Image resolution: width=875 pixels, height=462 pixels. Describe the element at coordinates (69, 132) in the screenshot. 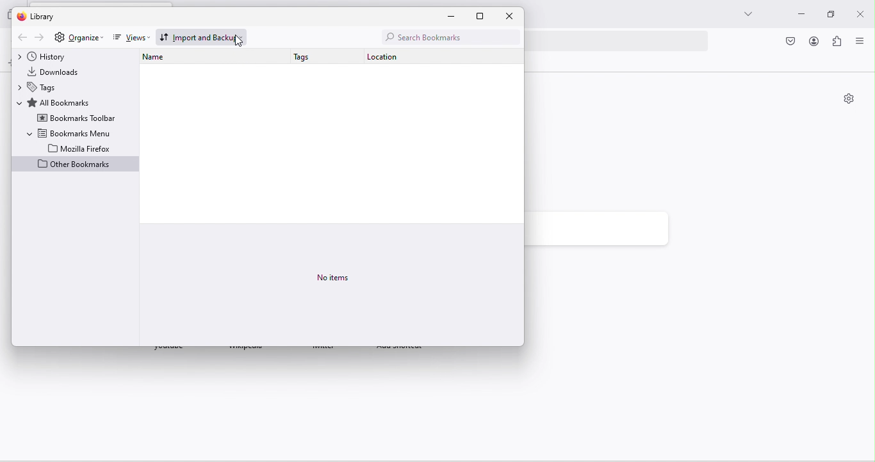

I see `bookmarks menu` at that location.